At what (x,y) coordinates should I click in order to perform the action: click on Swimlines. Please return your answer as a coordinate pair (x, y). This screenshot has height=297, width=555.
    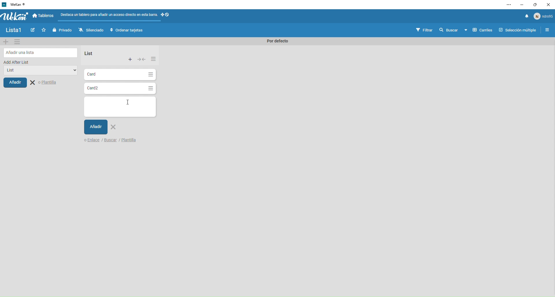
    Looking at the image, I should click on (478, 31).